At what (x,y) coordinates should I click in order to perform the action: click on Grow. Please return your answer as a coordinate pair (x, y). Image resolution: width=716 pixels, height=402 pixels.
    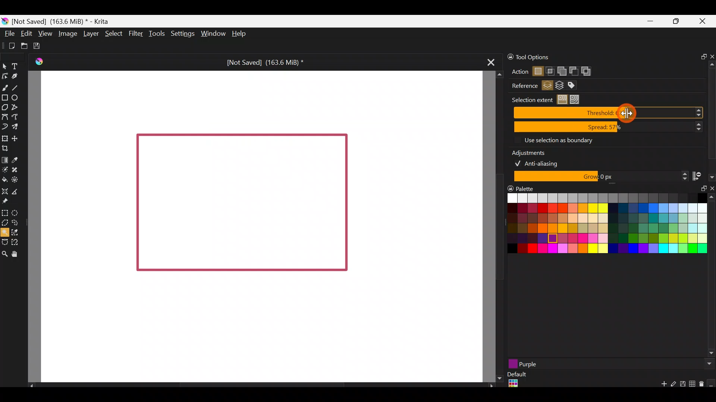
    Looking at the image, I should click on (600, 177).